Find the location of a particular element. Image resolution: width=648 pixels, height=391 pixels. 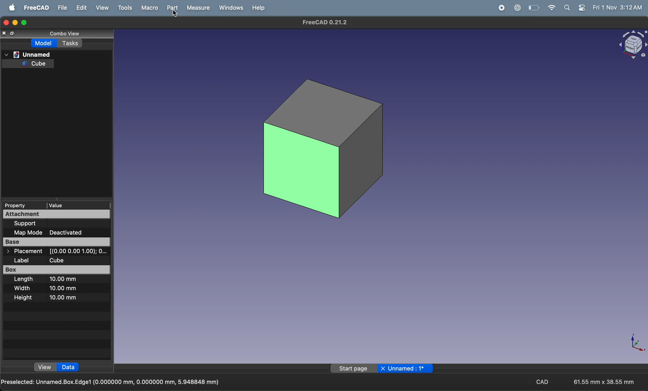

marco is located at coordinates (150, 8).